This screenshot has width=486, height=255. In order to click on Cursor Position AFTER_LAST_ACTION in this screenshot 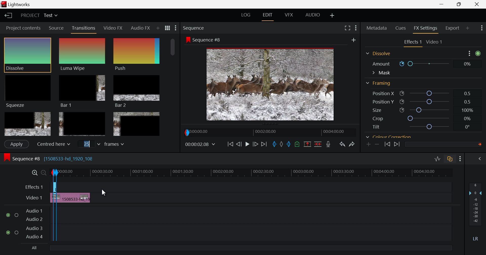, I will do `click(111, 193)`.